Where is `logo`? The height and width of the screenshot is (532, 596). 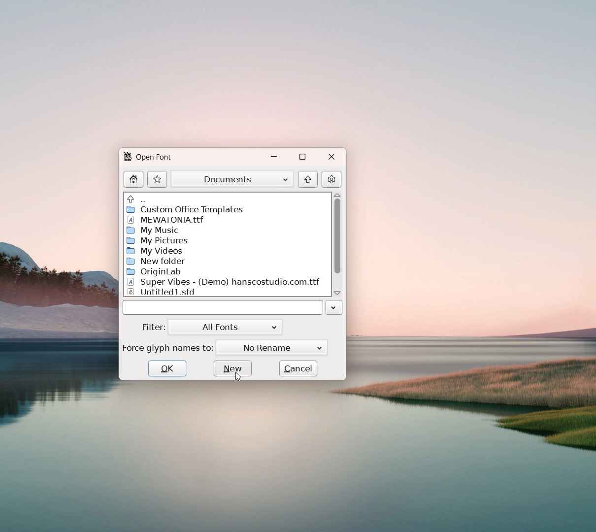 logo is located at coordinates (127, 158).